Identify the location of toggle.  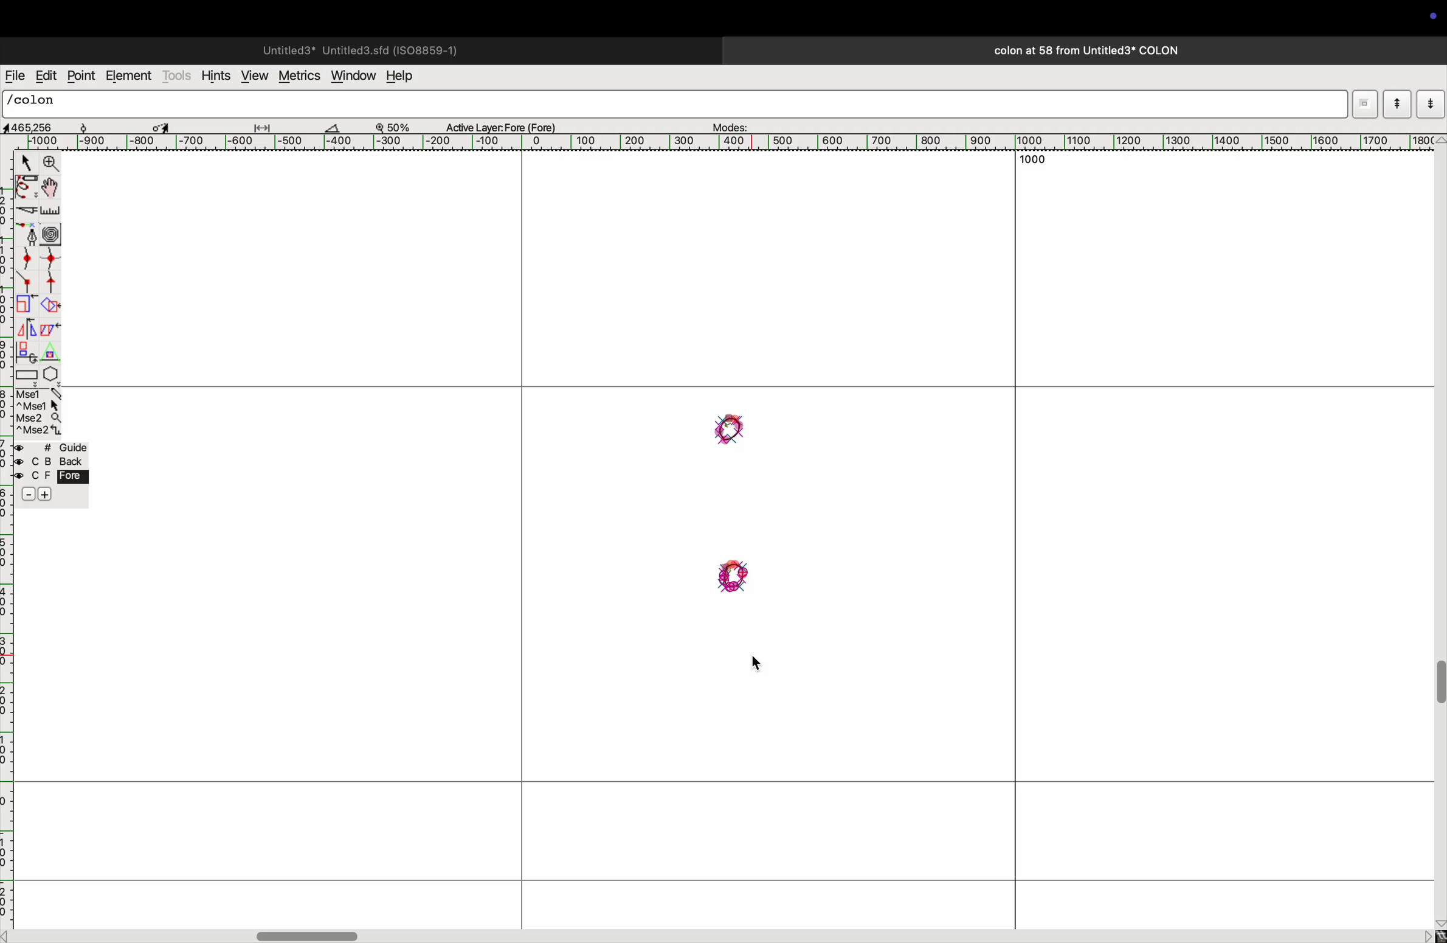
(161, 125).